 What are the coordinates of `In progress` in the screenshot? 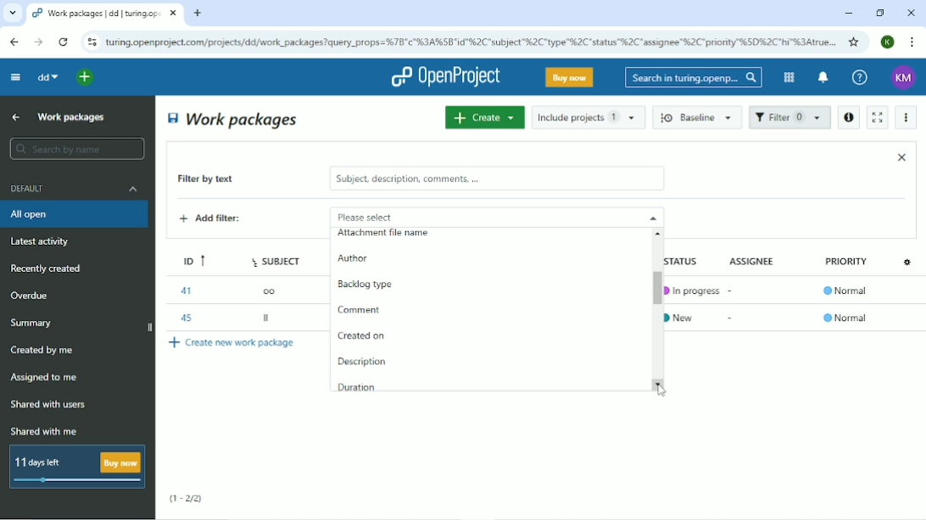 It's located at (692, 290).